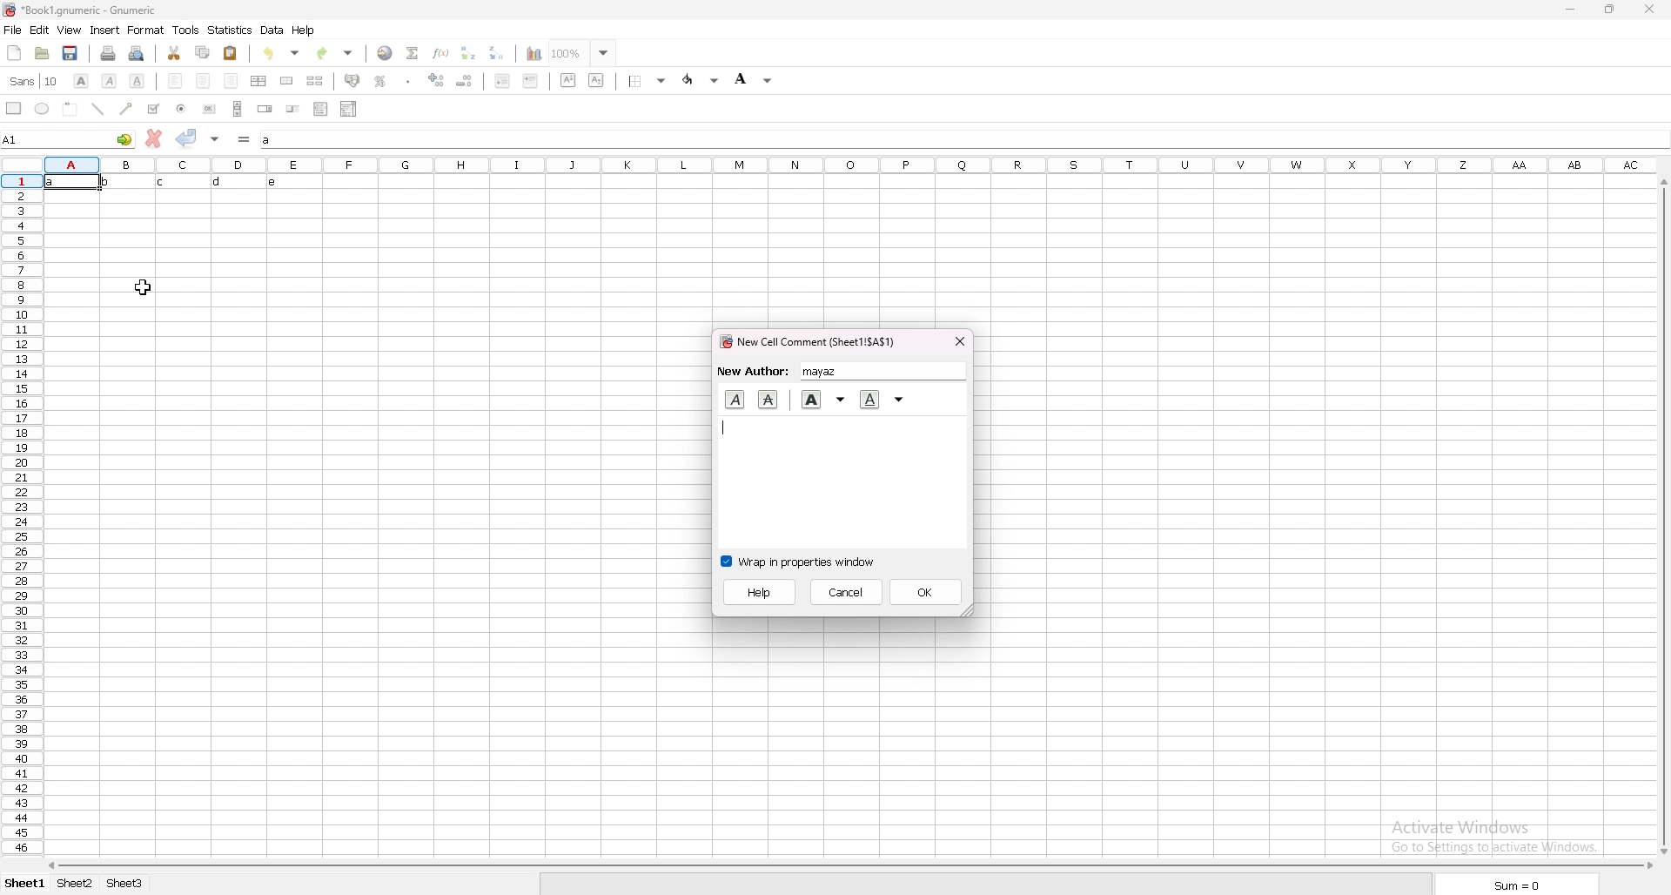 This screenshot has height=895, width=1671. Describe the element at coordinates (768, 399) in the screenshot. I see `cut text` at that location.